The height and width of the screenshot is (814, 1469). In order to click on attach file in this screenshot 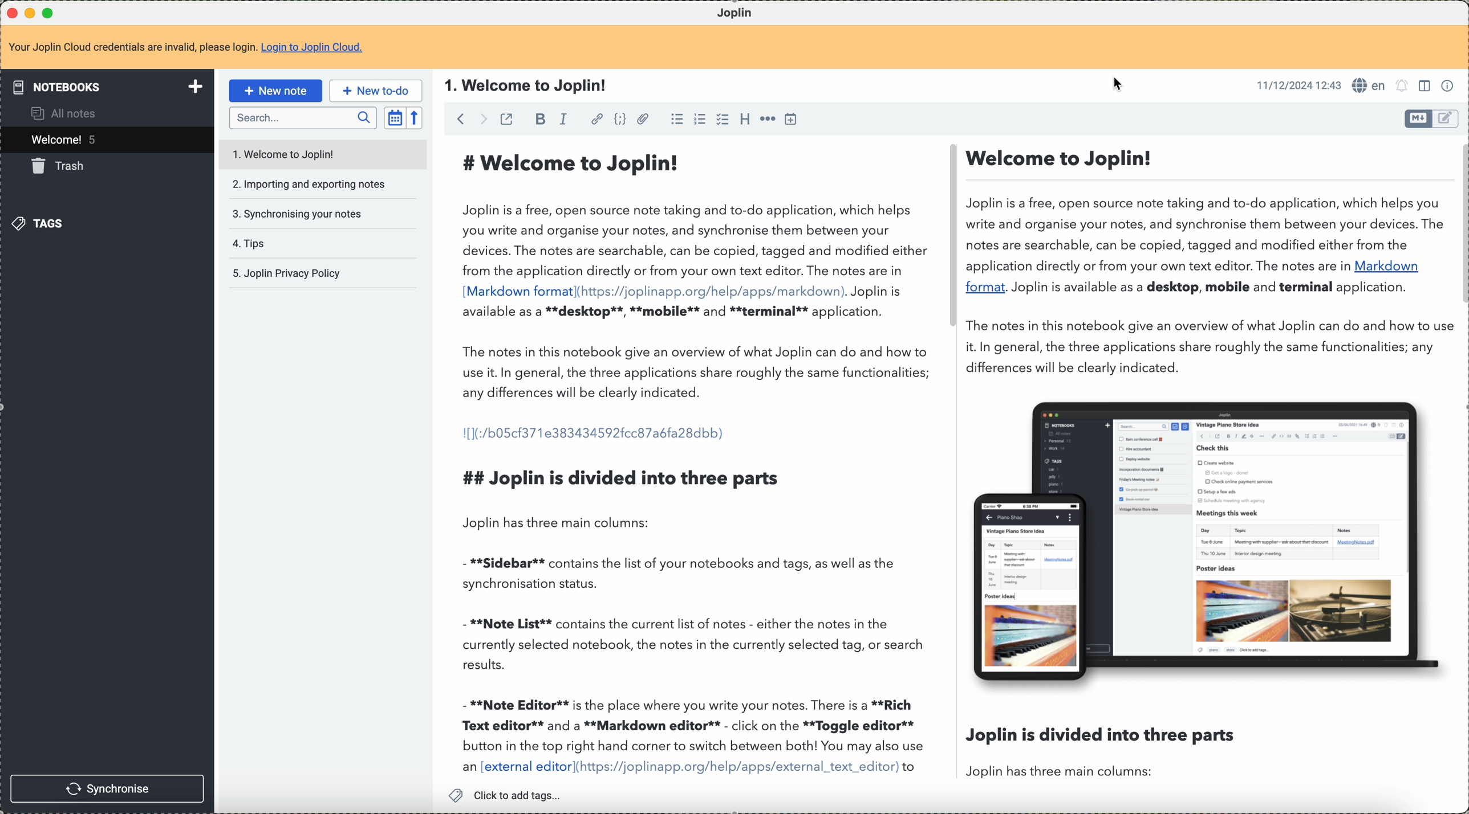, I will do `click(643, 119)`.